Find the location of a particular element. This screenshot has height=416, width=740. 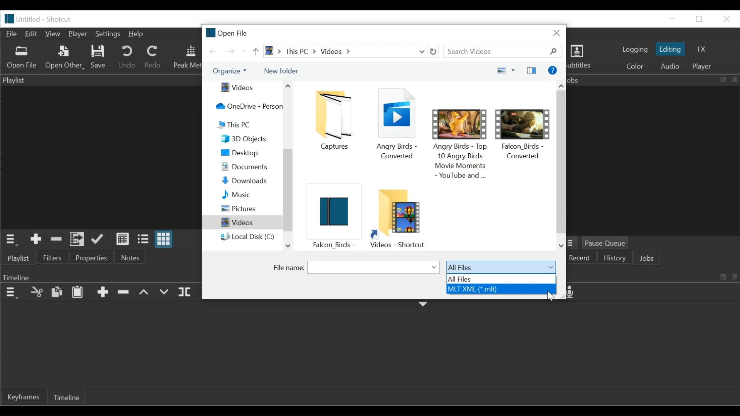

Redo is located at coordinates (154, 57).